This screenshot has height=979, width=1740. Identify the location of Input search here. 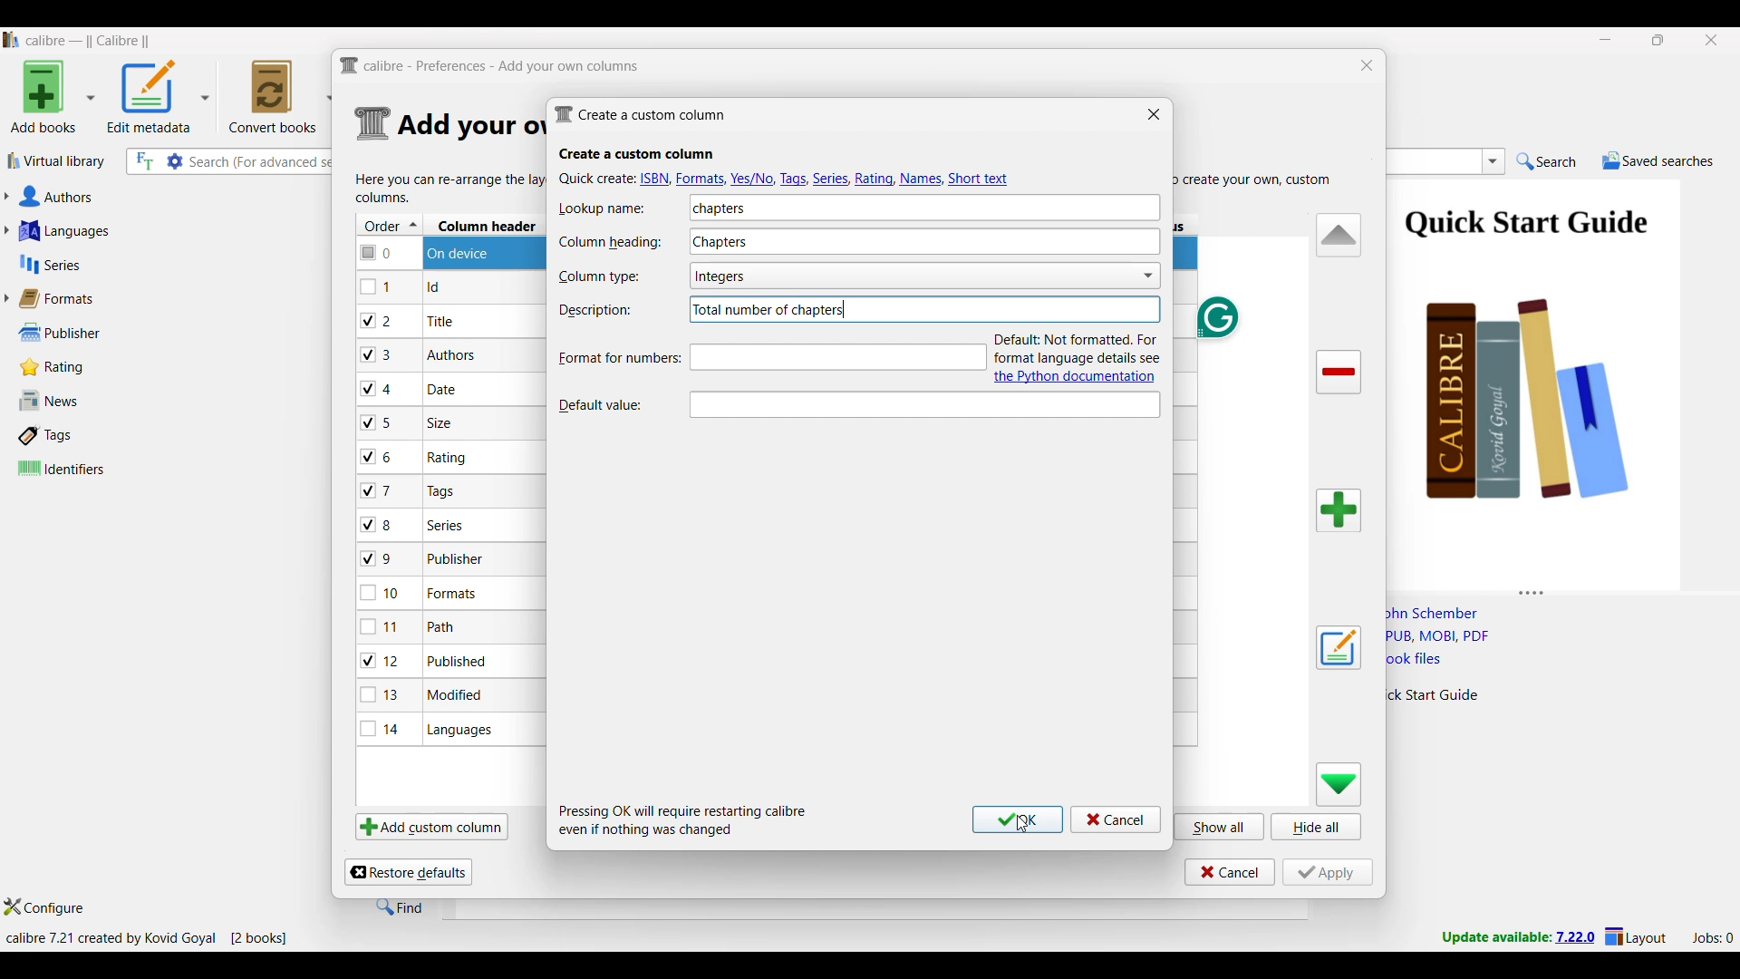
(263, 162).